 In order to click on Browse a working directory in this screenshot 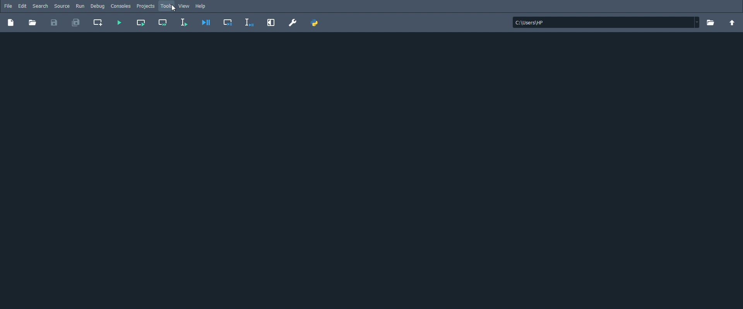, I will do `click(711, 23)`.